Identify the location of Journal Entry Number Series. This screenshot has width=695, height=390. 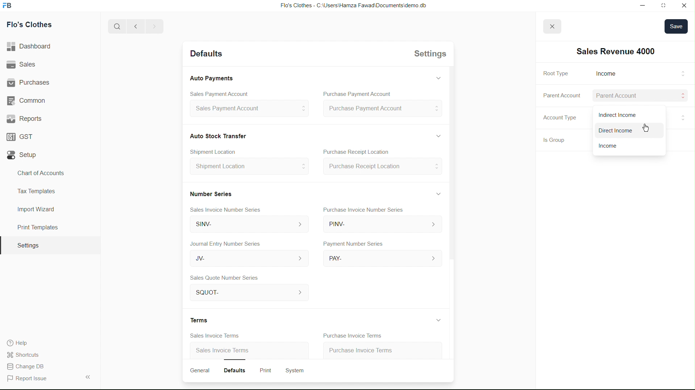
(226, 242).